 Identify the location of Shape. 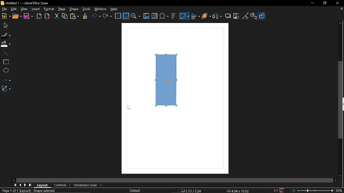
(263, 17).